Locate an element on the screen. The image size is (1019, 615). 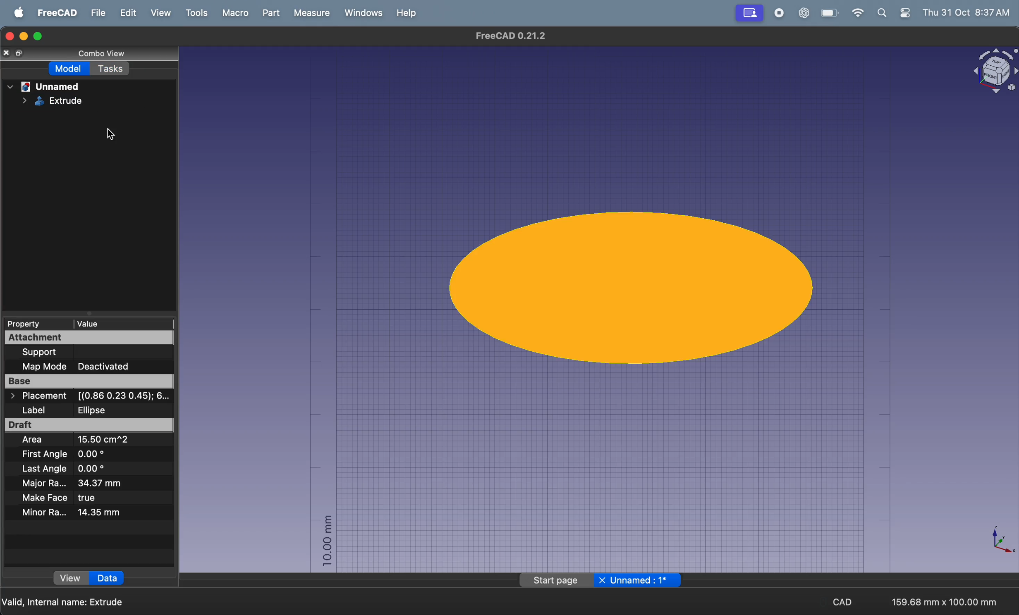
base is located at coordinates (91, 382).